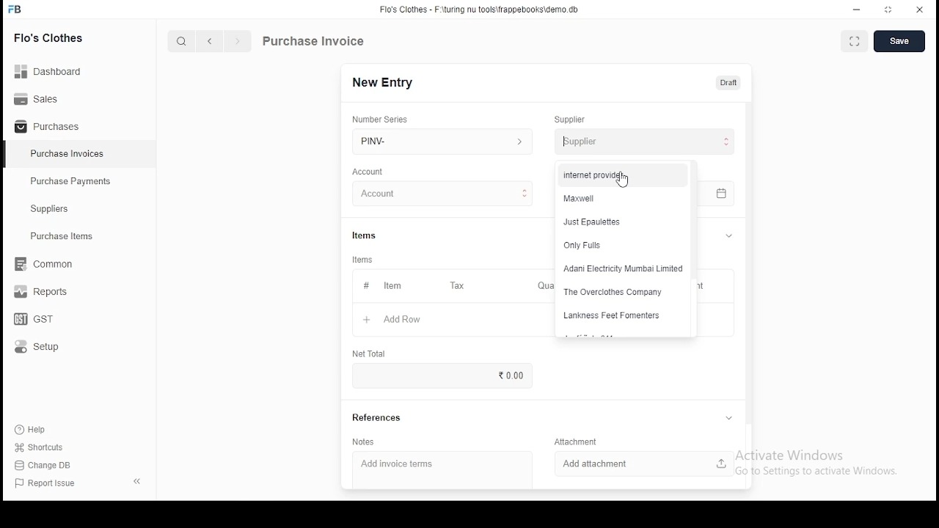  What do you see at coordinates (858, 9) in the screenshot?
I see `minimize` at bounding box center [858, 9].